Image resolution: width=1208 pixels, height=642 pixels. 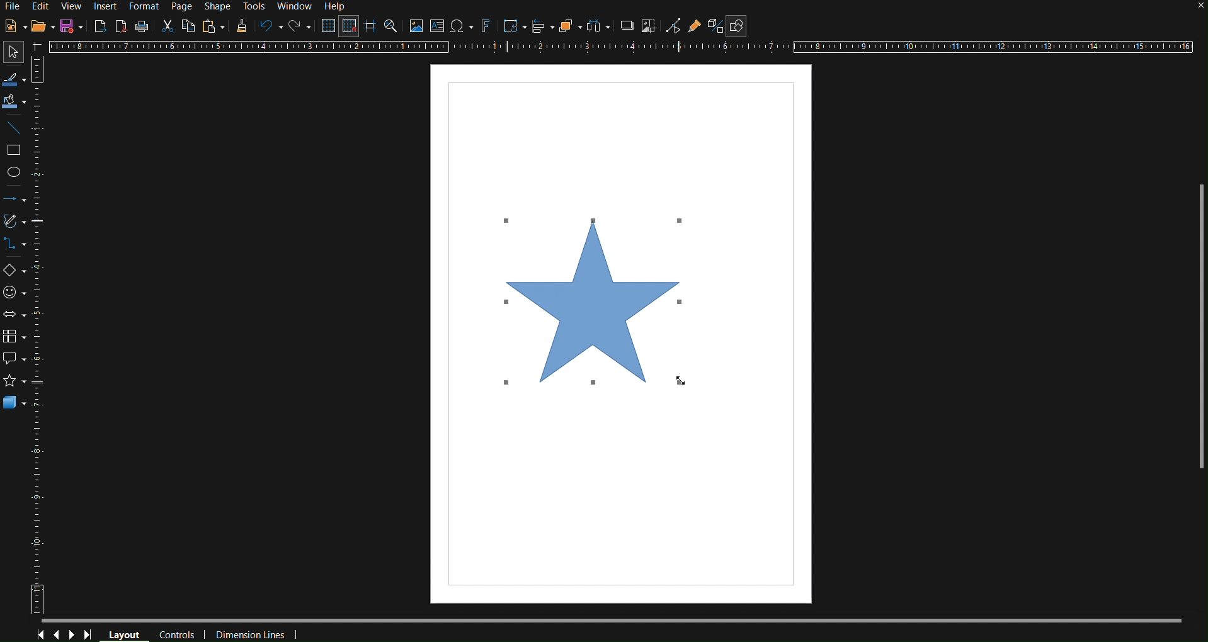 I want to click on Tools, so click(x=253, y=6).